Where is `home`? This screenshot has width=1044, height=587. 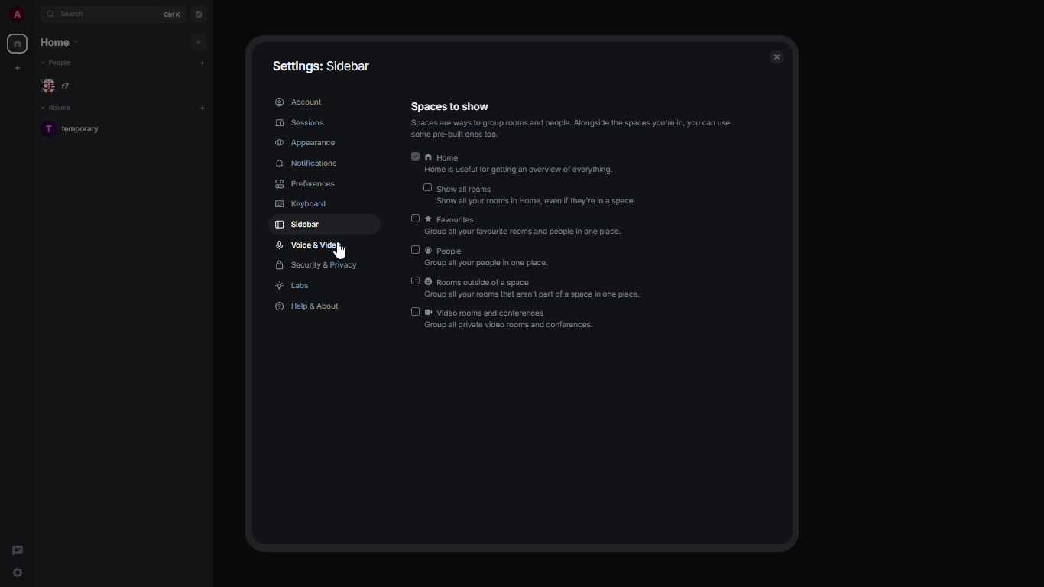
home is located at coordinates (59, 43).